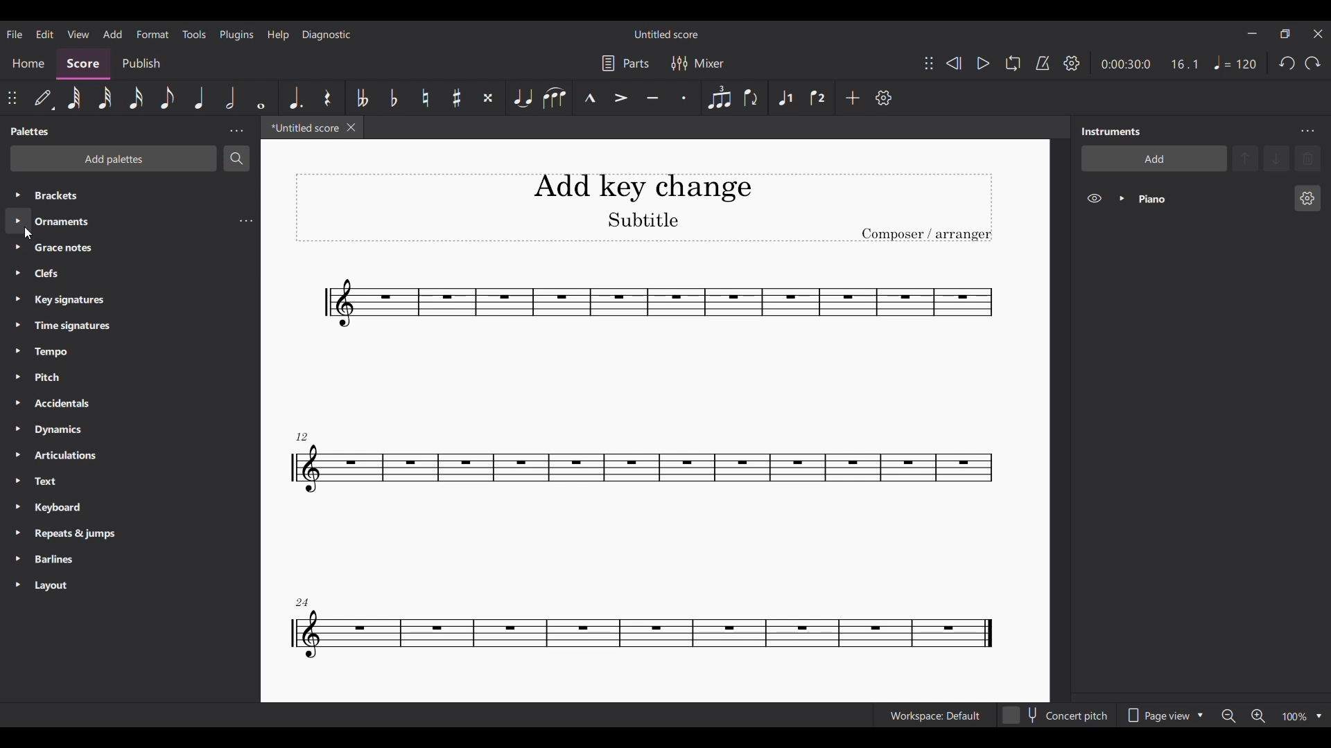  I want to click on Customize tools, so click(885, 98).